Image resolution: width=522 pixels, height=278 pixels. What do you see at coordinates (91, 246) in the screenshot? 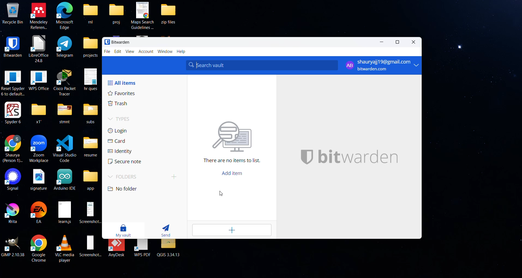
I see `Screenshot...` at bounding box center [91, 246].